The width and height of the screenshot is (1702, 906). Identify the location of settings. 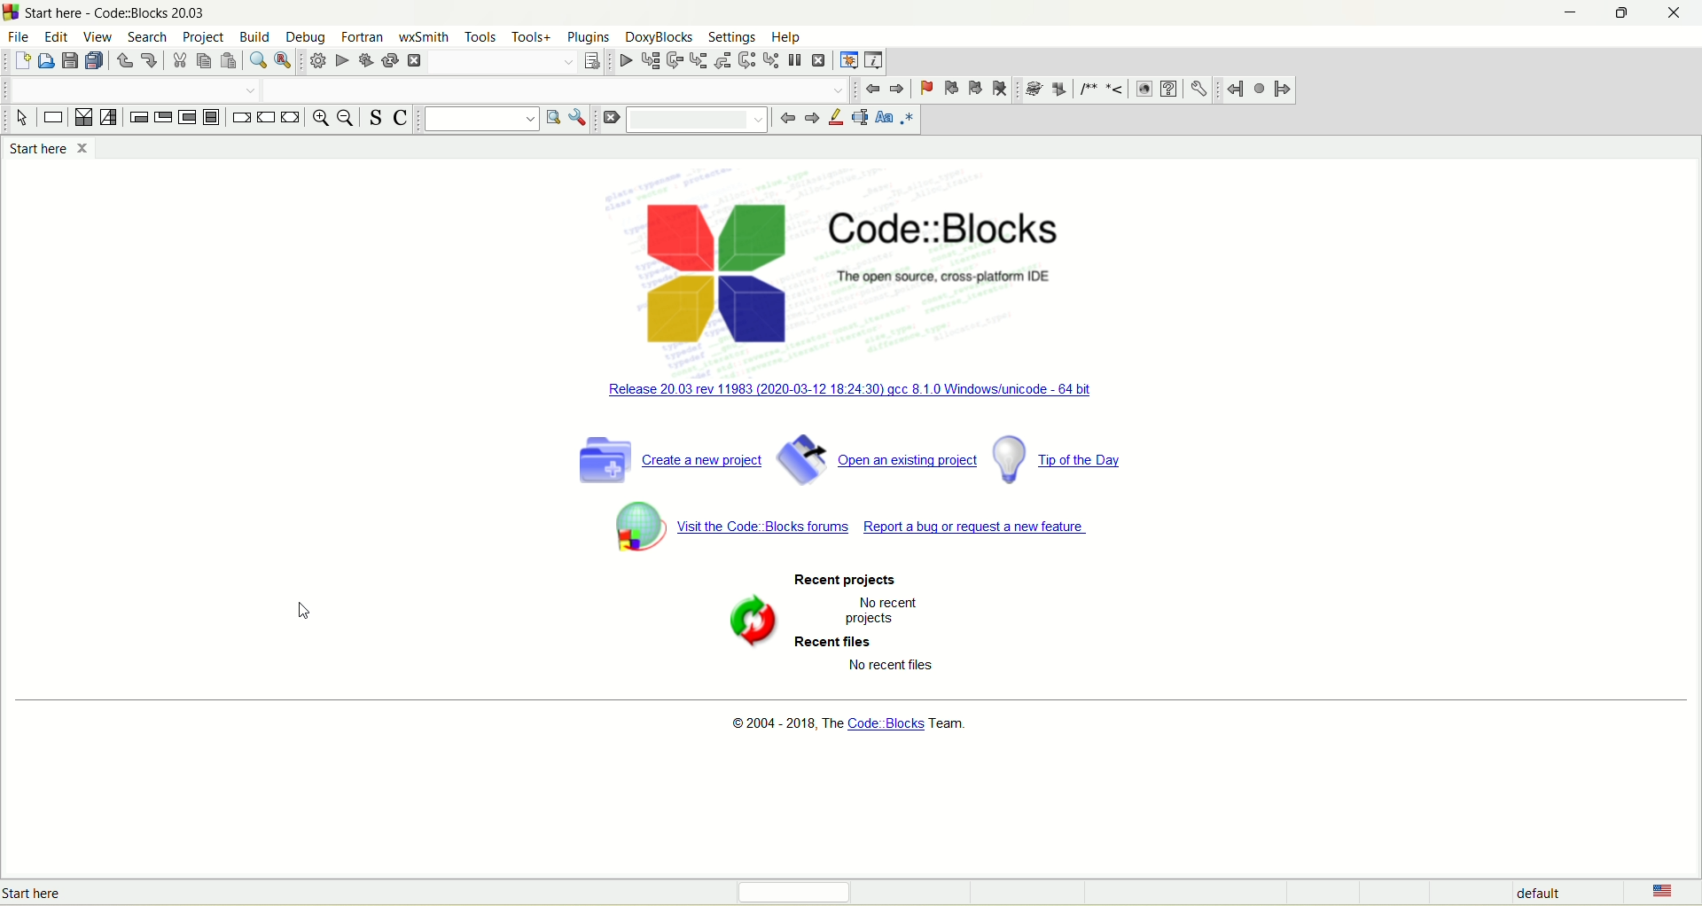
(1201, 88).